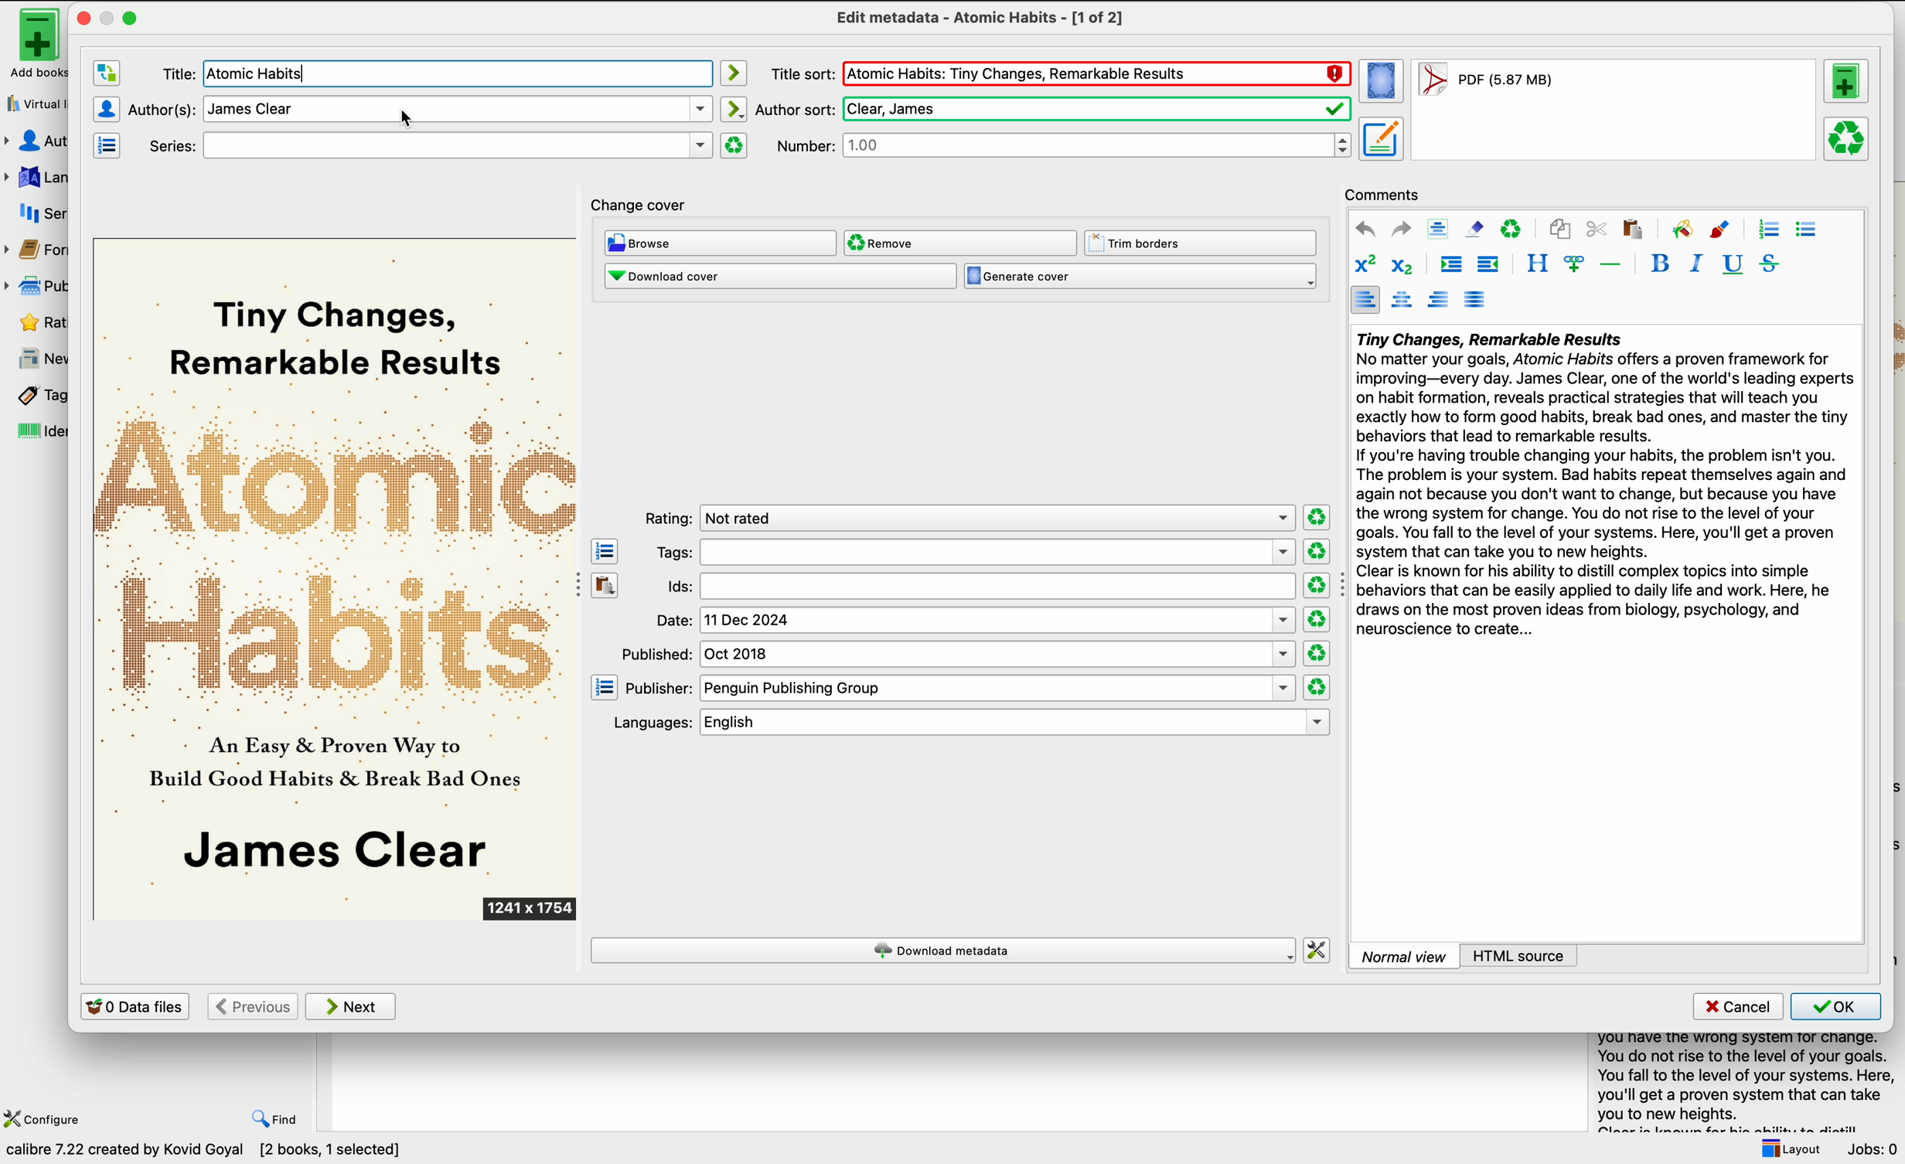 This screenshot has height=1164, width=1905. I want to click on click on author, so click(397, 118).